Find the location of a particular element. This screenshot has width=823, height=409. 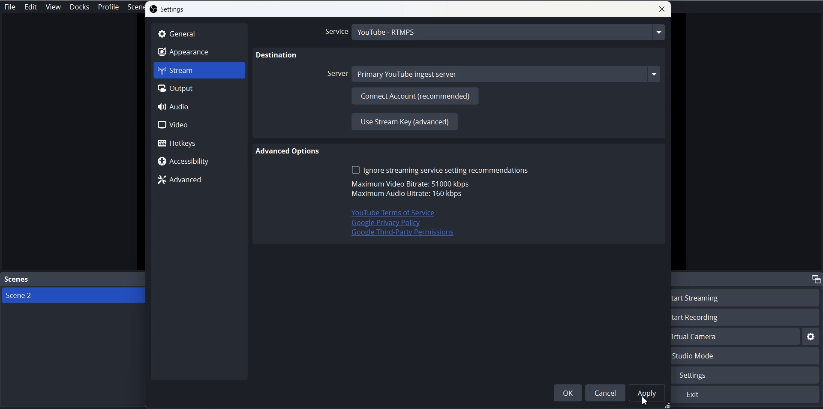

Edit is located at coordinates (31, 7).